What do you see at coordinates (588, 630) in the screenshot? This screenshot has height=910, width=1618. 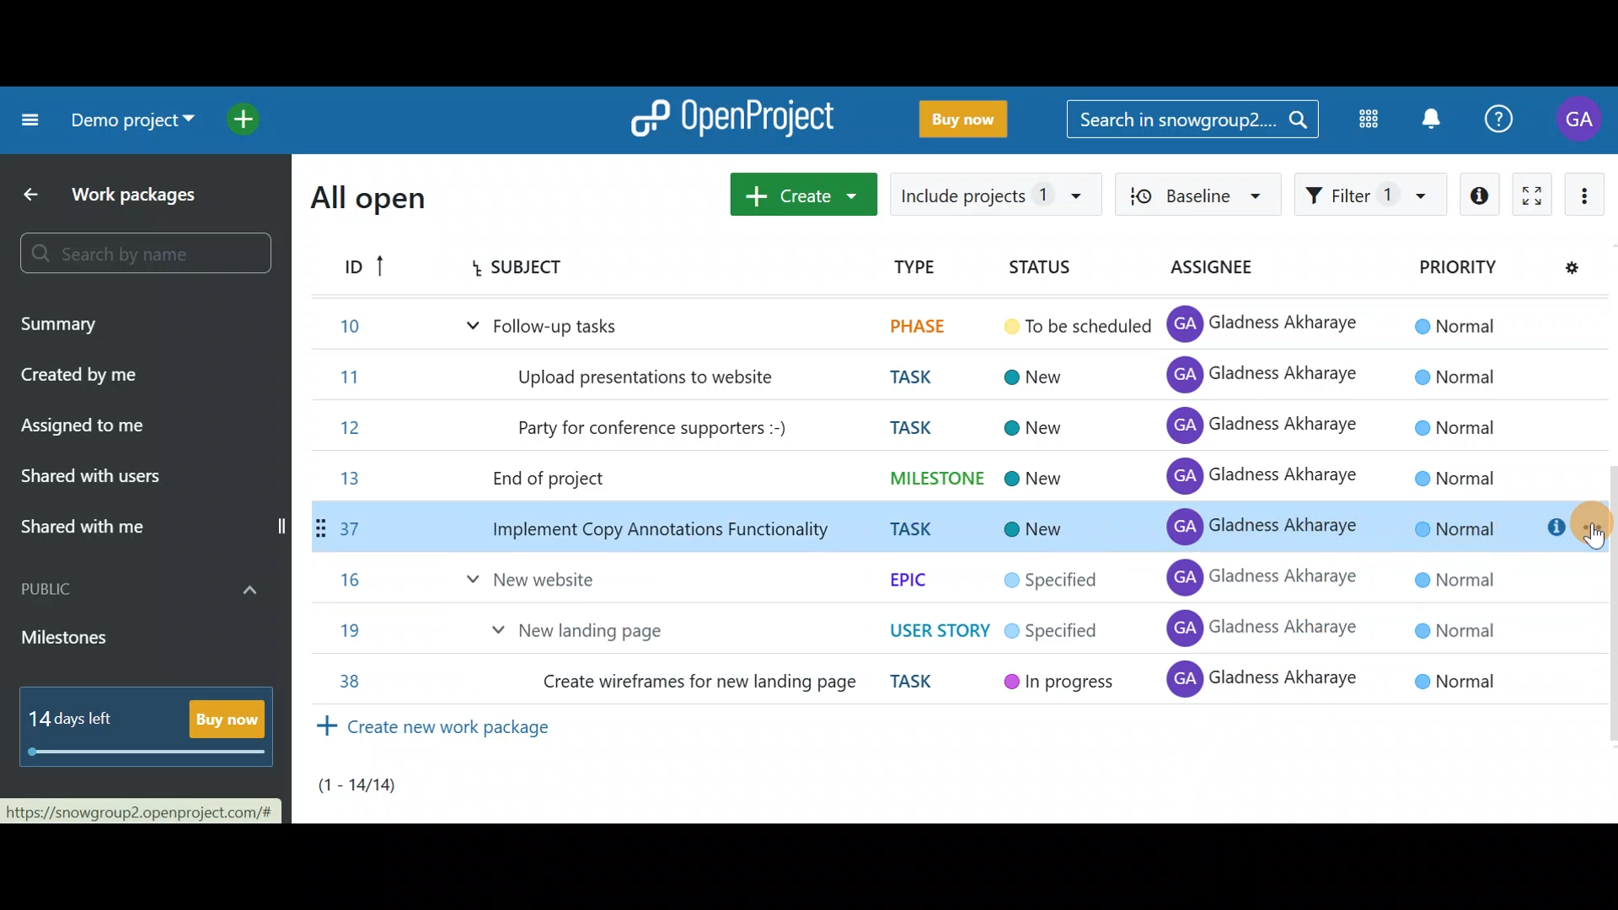 I see `New landing page` at bounding box center [588, 630].